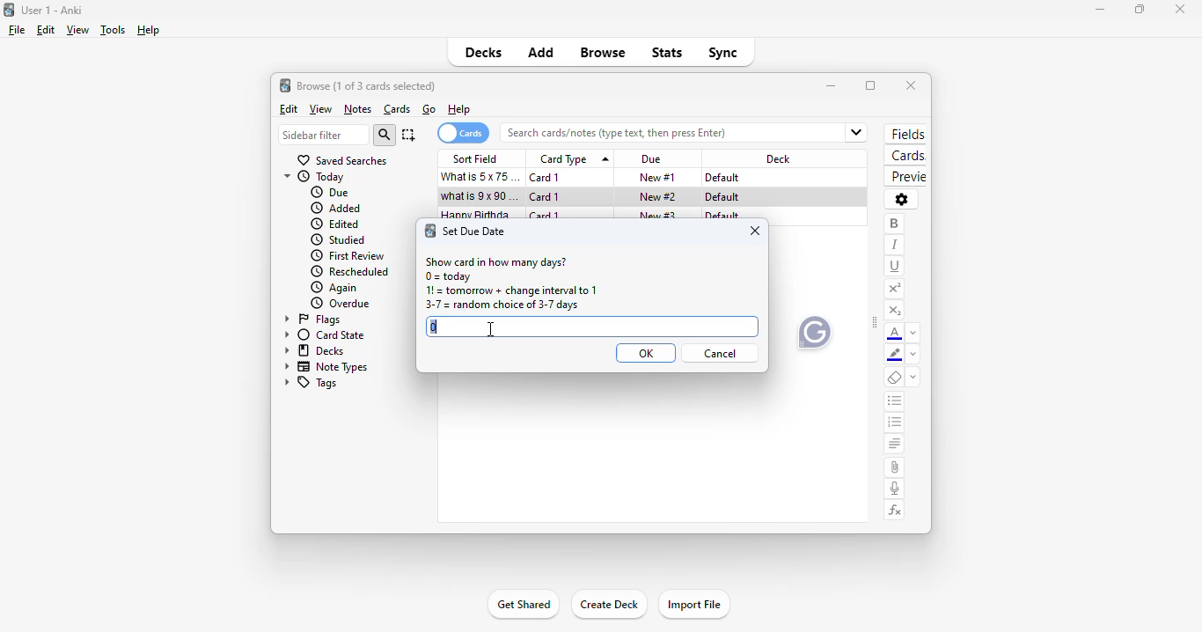 This screenshot has width=1202, height=632. What do you see at coordinates (478, 158) in the screenshot?
I see `sort field` at bounding box center [478, 158].